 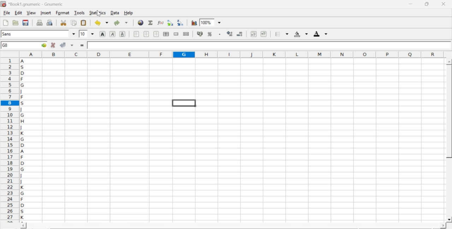 What do you see at coordinates (74, 23) in the screenshot?
I see `copy` at bounding box center [74, 23].